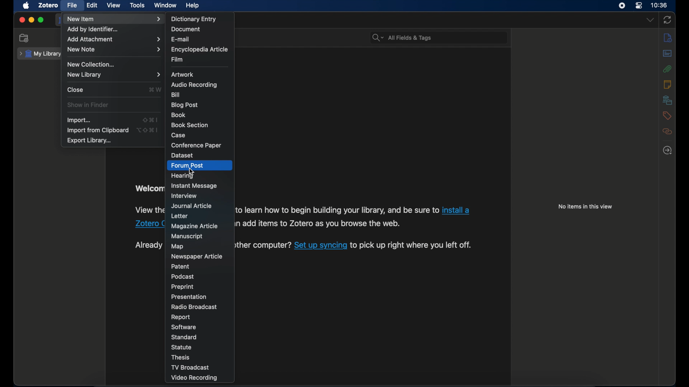 This screenshot has width=689, height=387. What do you see at coordinates (175, 95) in the screenshot?
I see `bill` at bounding box center [175, 95].